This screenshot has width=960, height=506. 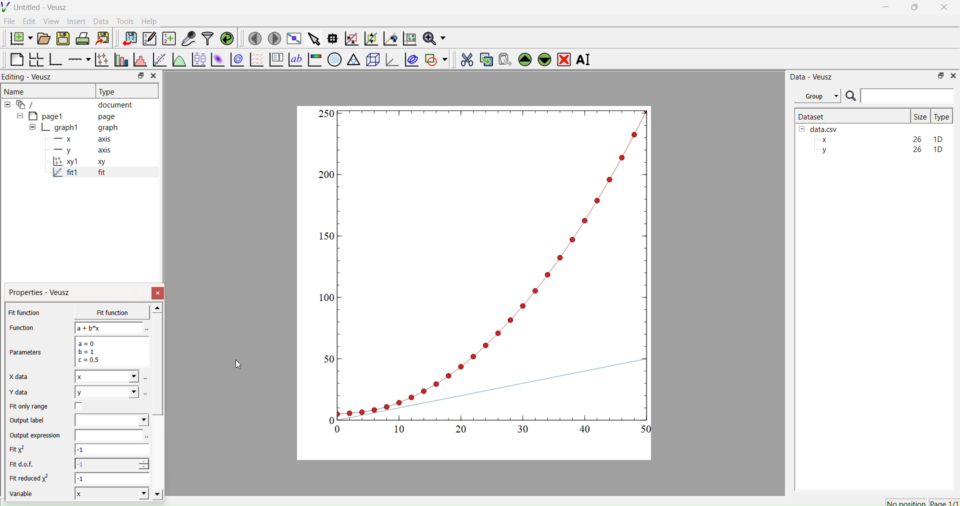 I want to click on Function, so click(x=20, y=327).